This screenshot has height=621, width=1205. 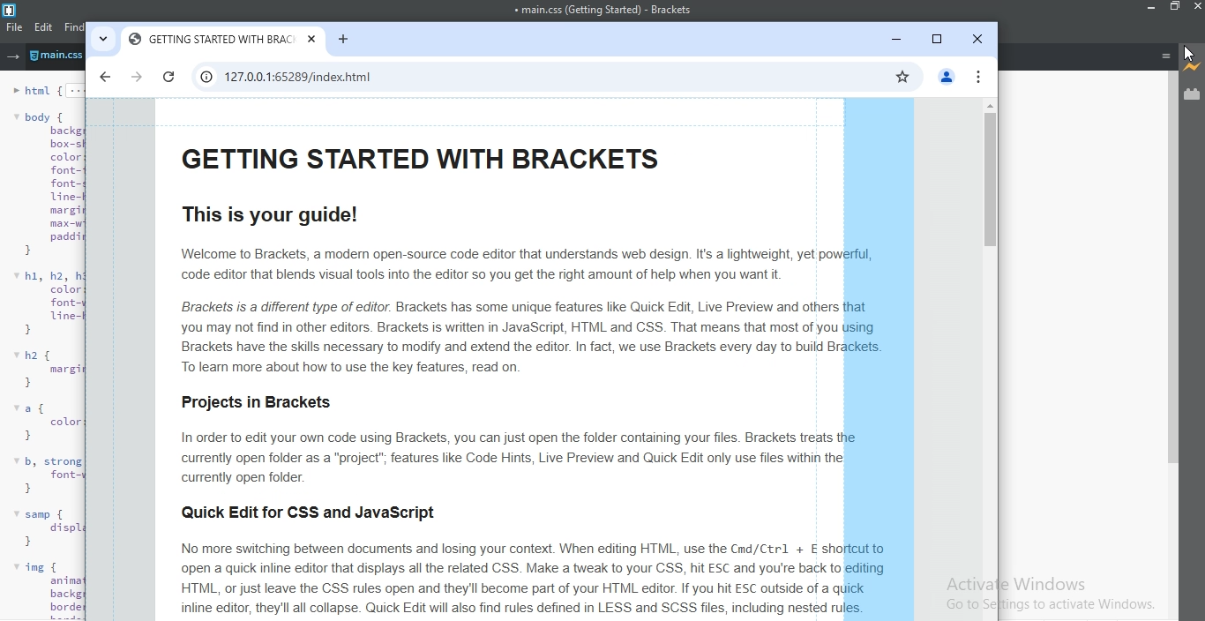 I want to click on minimise, so click(x=1149, y=9).